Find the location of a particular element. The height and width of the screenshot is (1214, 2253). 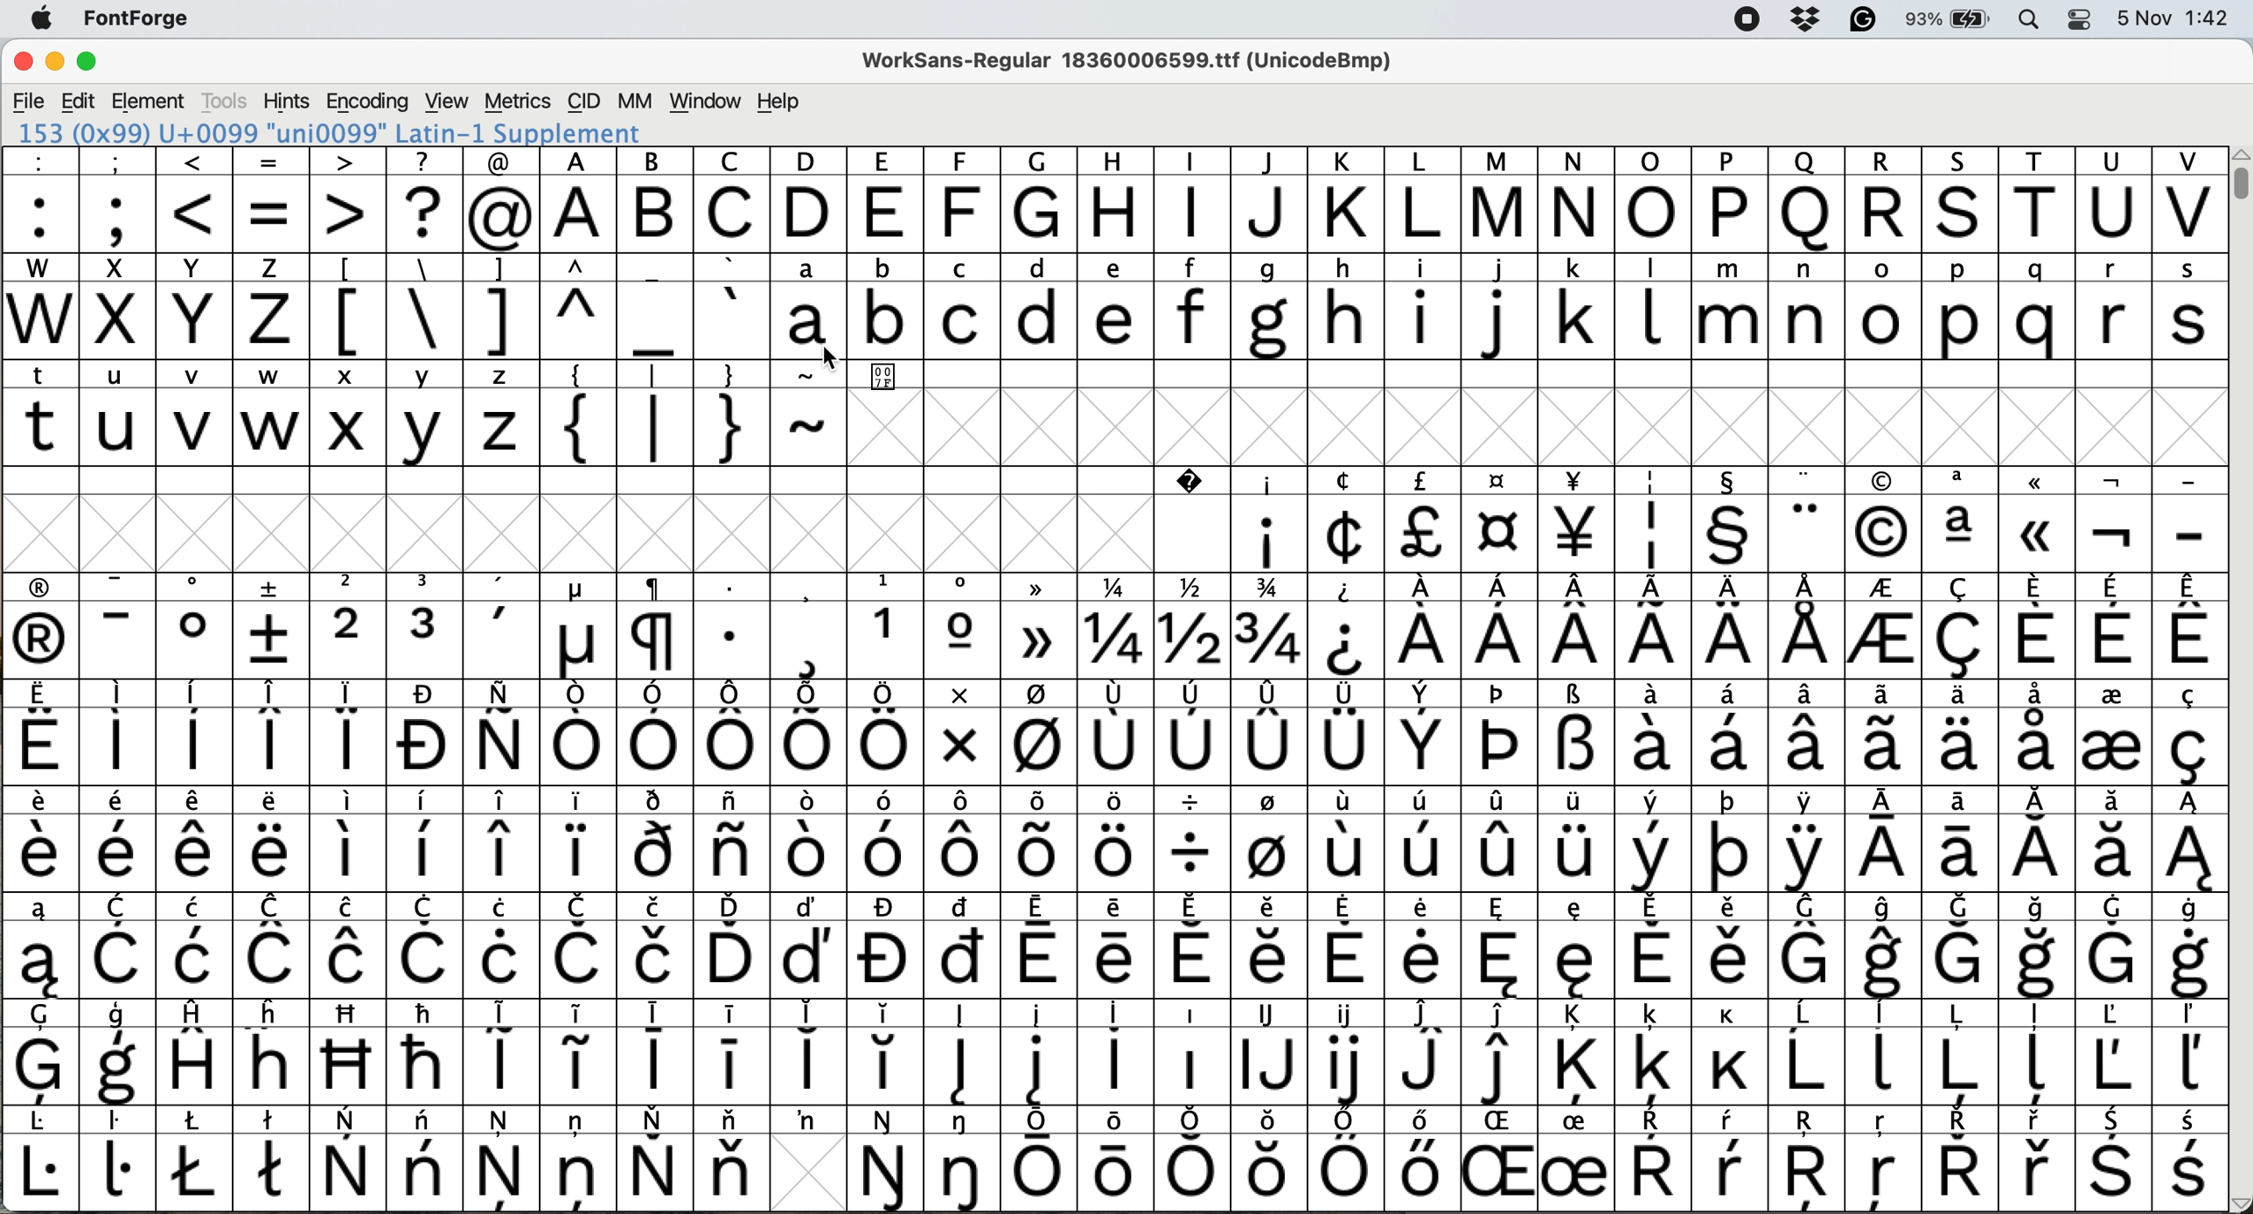

k is located at coordinates (1573, 307).